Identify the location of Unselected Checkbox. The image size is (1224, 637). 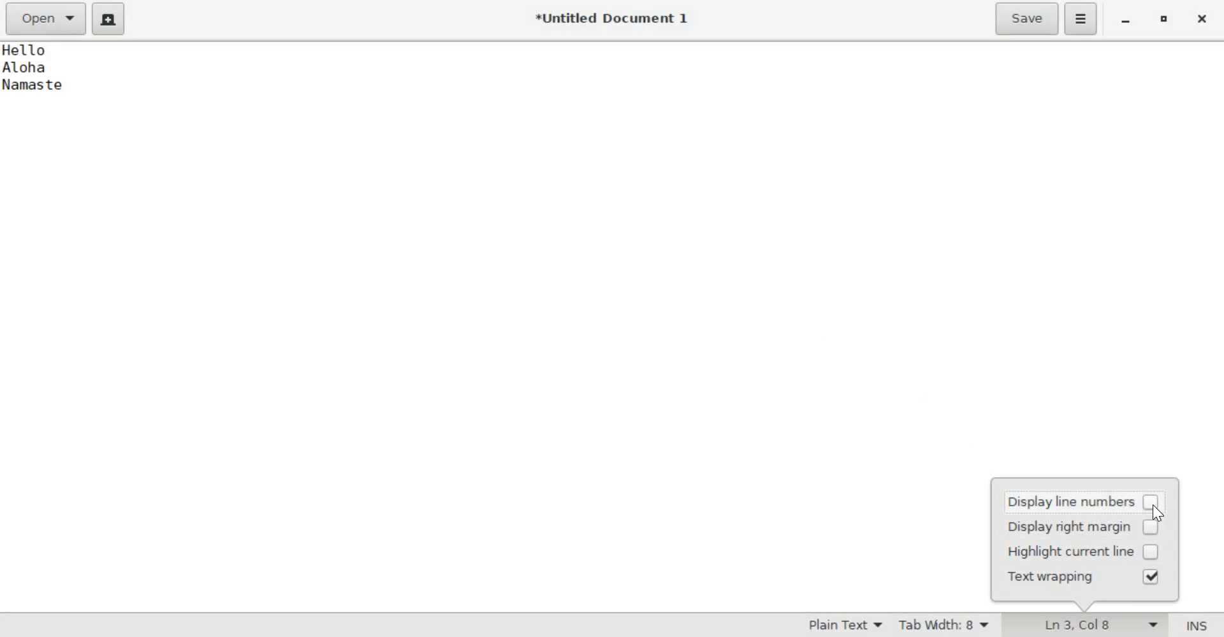
(1150, 552).